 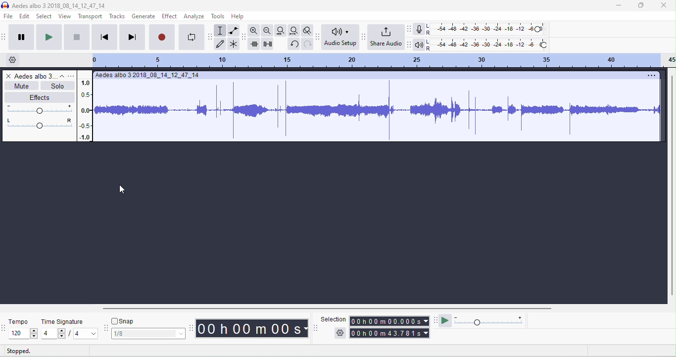 I want to click on horizontal scroll bar, so click(x=318, y=309).